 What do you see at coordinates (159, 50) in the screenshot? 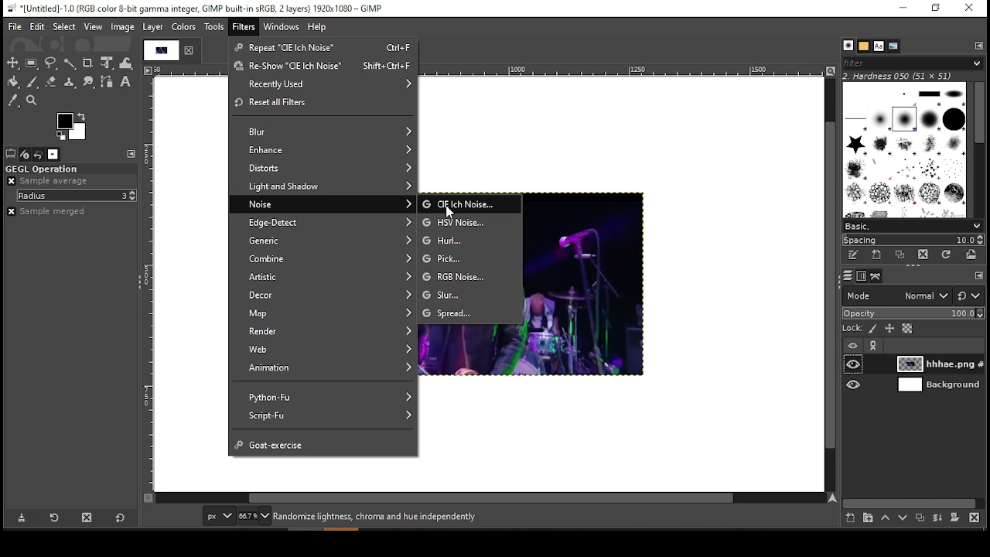
I see `tab` at bounding box center [159, 50].